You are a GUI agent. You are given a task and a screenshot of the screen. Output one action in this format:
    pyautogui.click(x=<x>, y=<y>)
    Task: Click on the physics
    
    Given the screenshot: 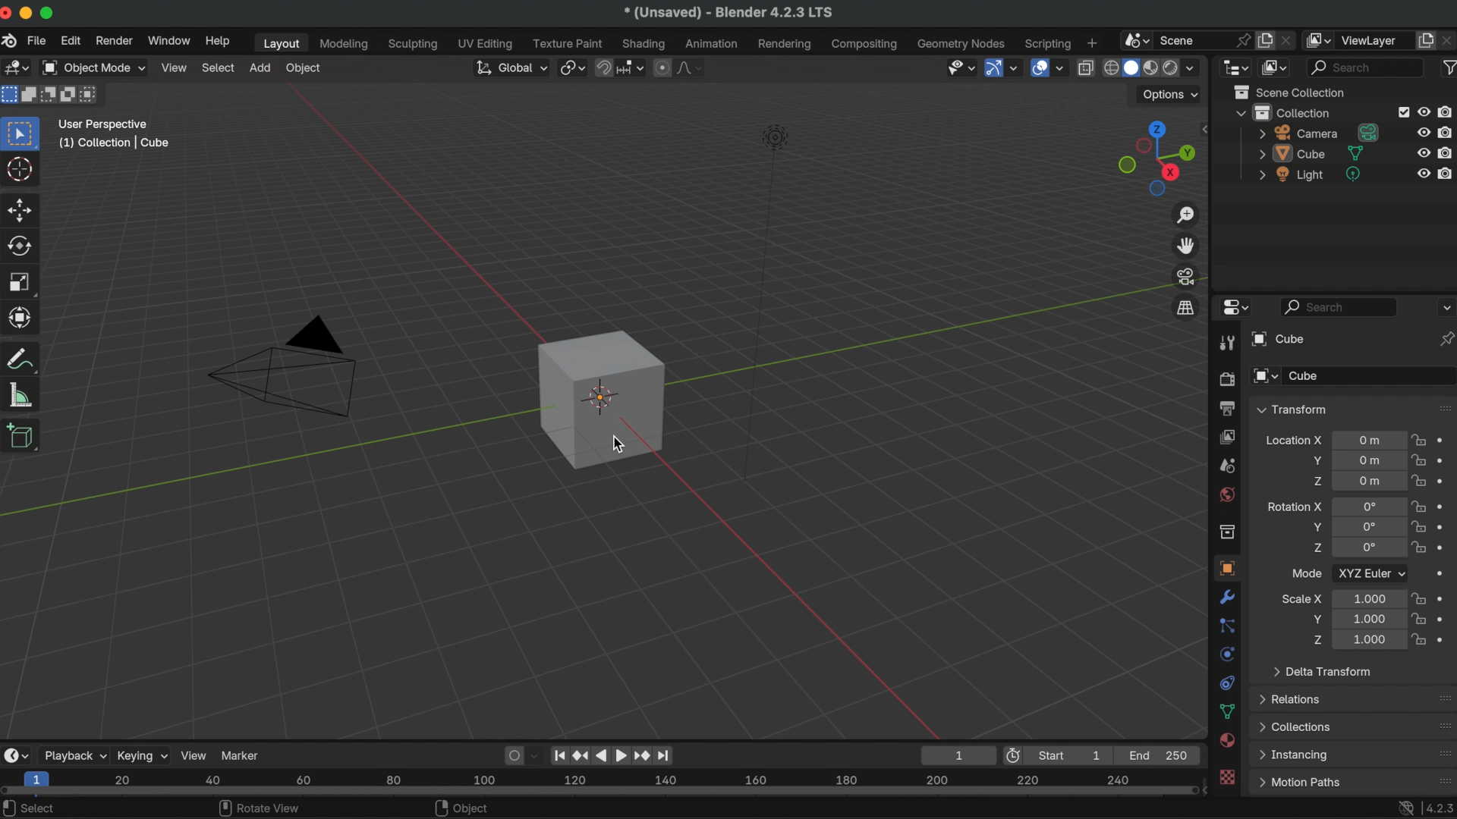 What is the action you would take?
    pyautogui.click(x=1226, y=654)
    